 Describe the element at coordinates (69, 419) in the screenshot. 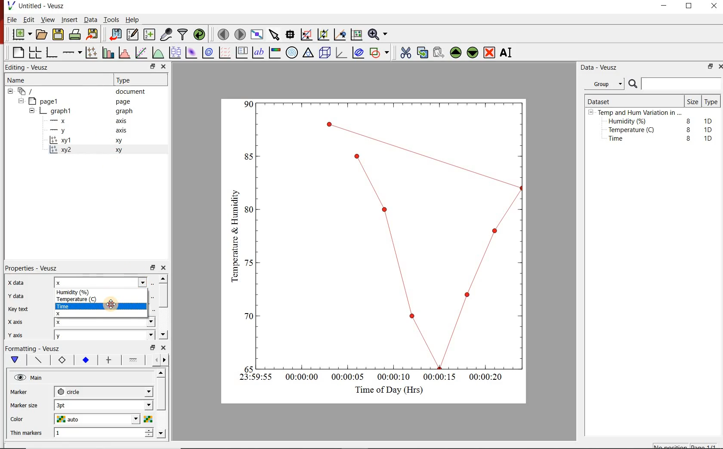

I see `auto` at that location.